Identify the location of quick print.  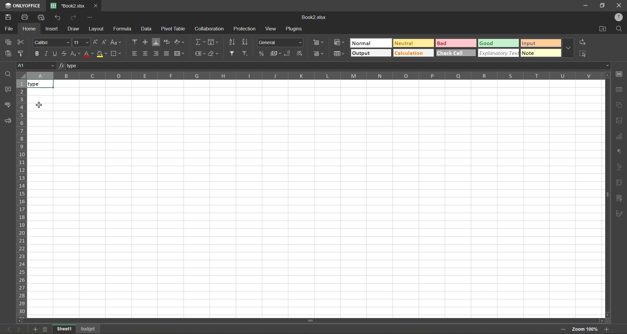
(43, 17).